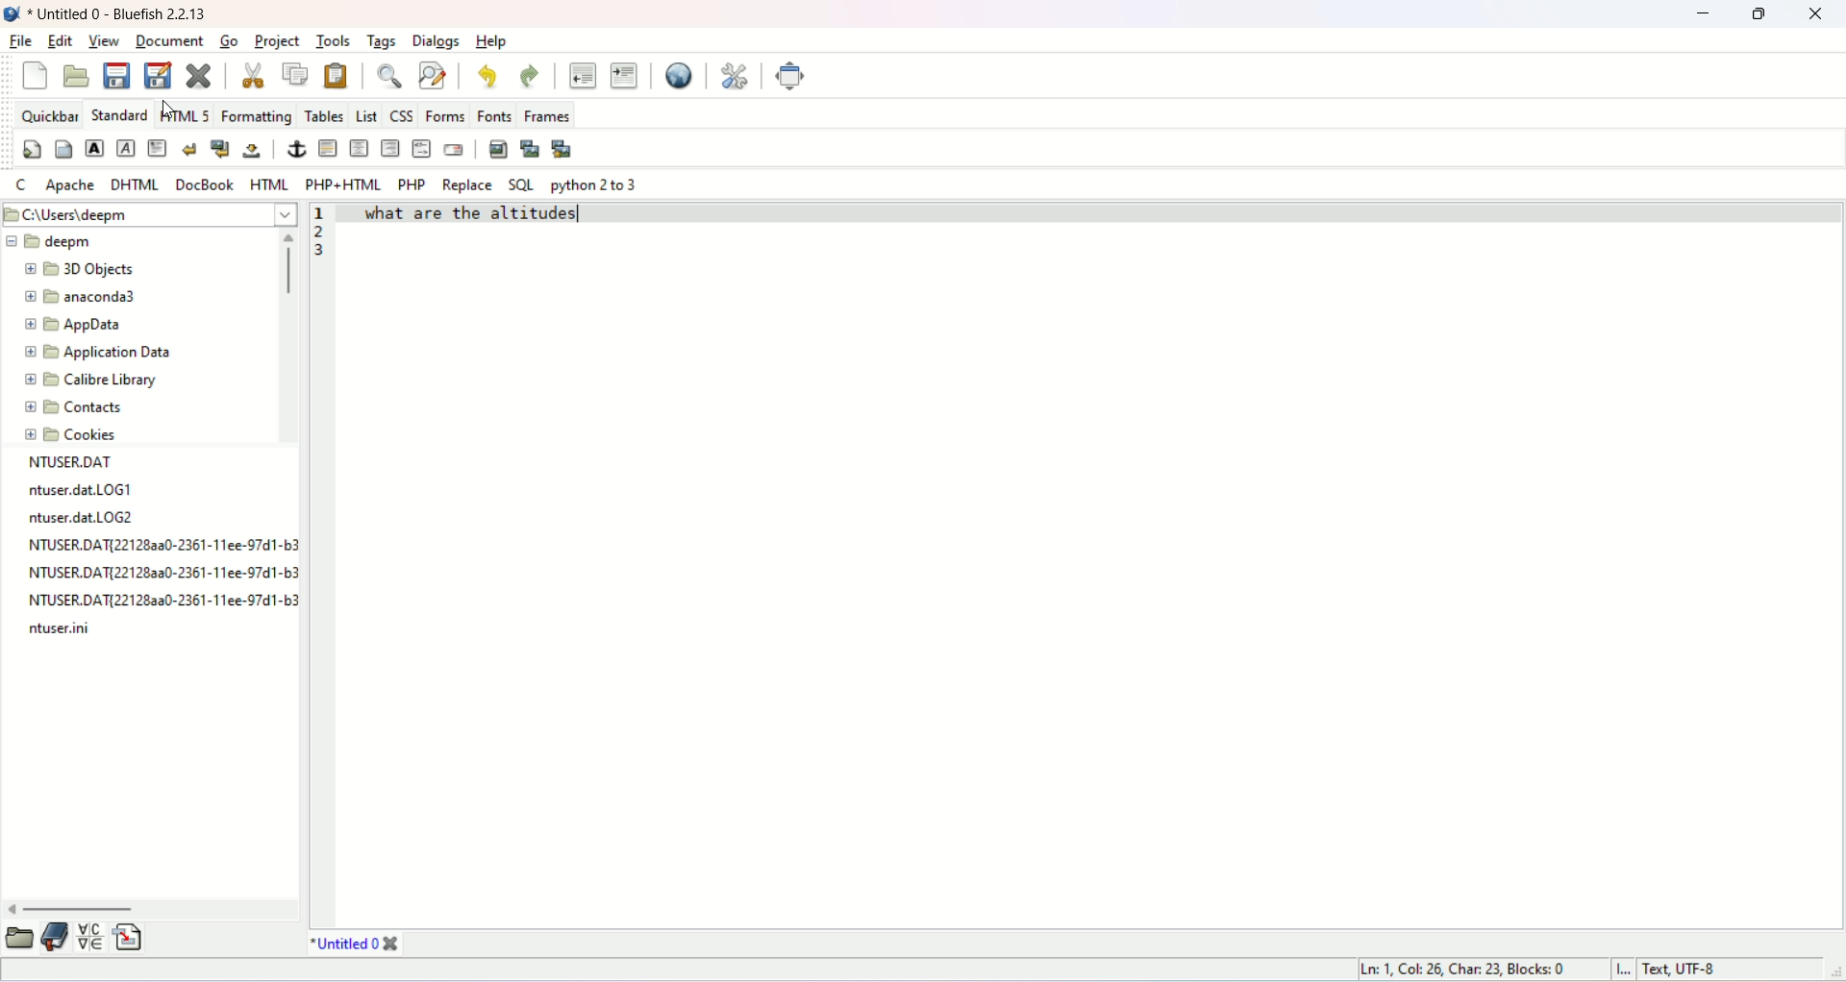  I want to click on PHP, so click(411, 184).